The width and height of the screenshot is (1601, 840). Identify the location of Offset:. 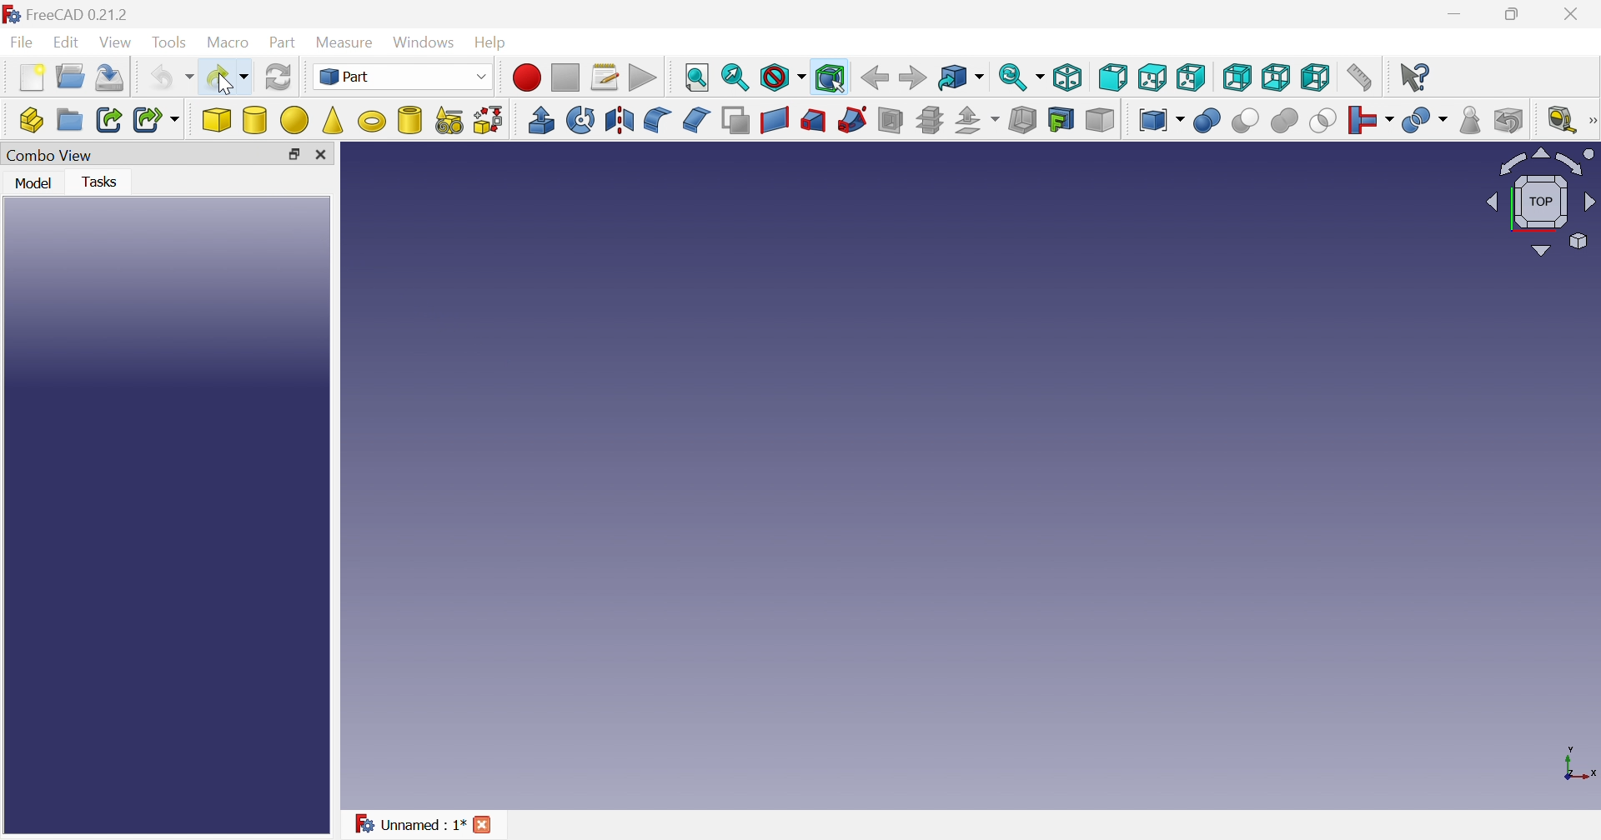
(976, 121).